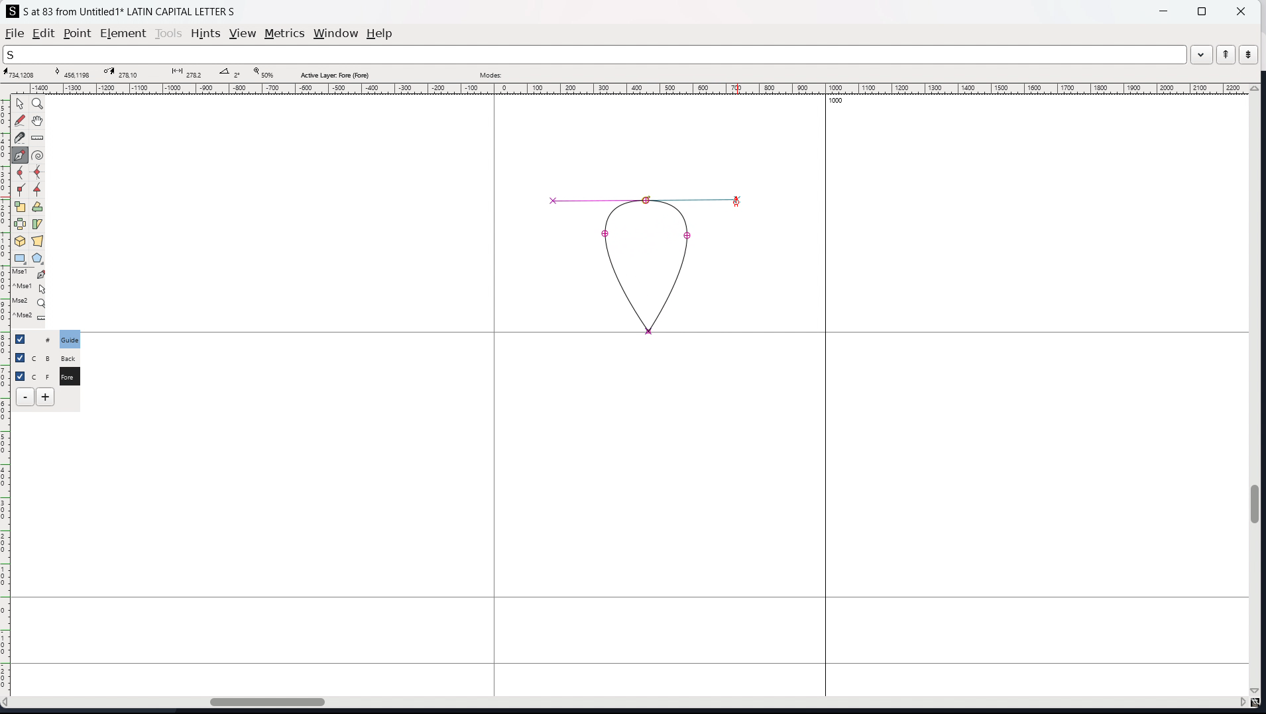 This screenshot has height=714, width=1266. I want to click on selection toggle, so click(21, 375).